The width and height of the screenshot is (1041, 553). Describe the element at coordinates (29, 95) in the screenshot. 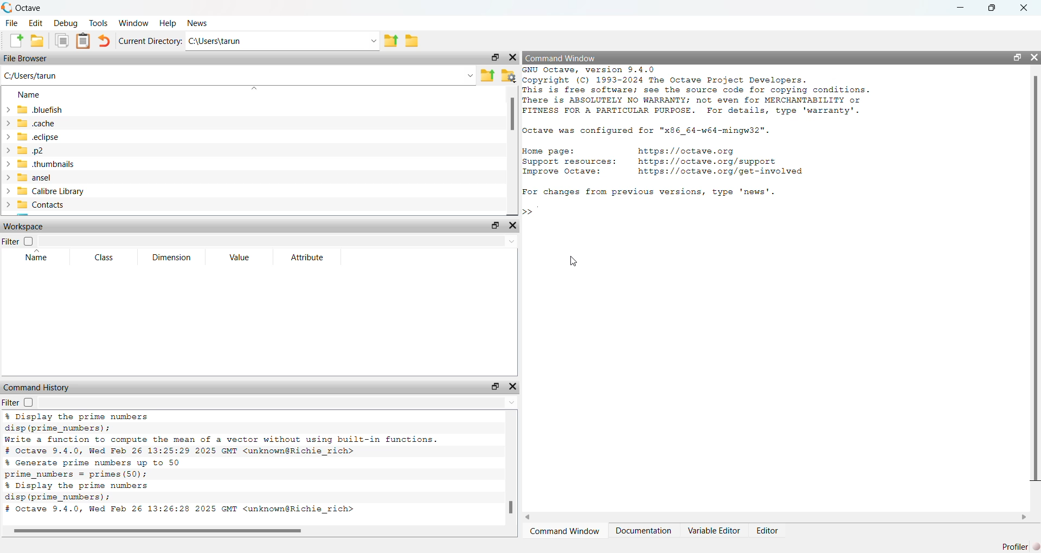

I see `Name` at that location.